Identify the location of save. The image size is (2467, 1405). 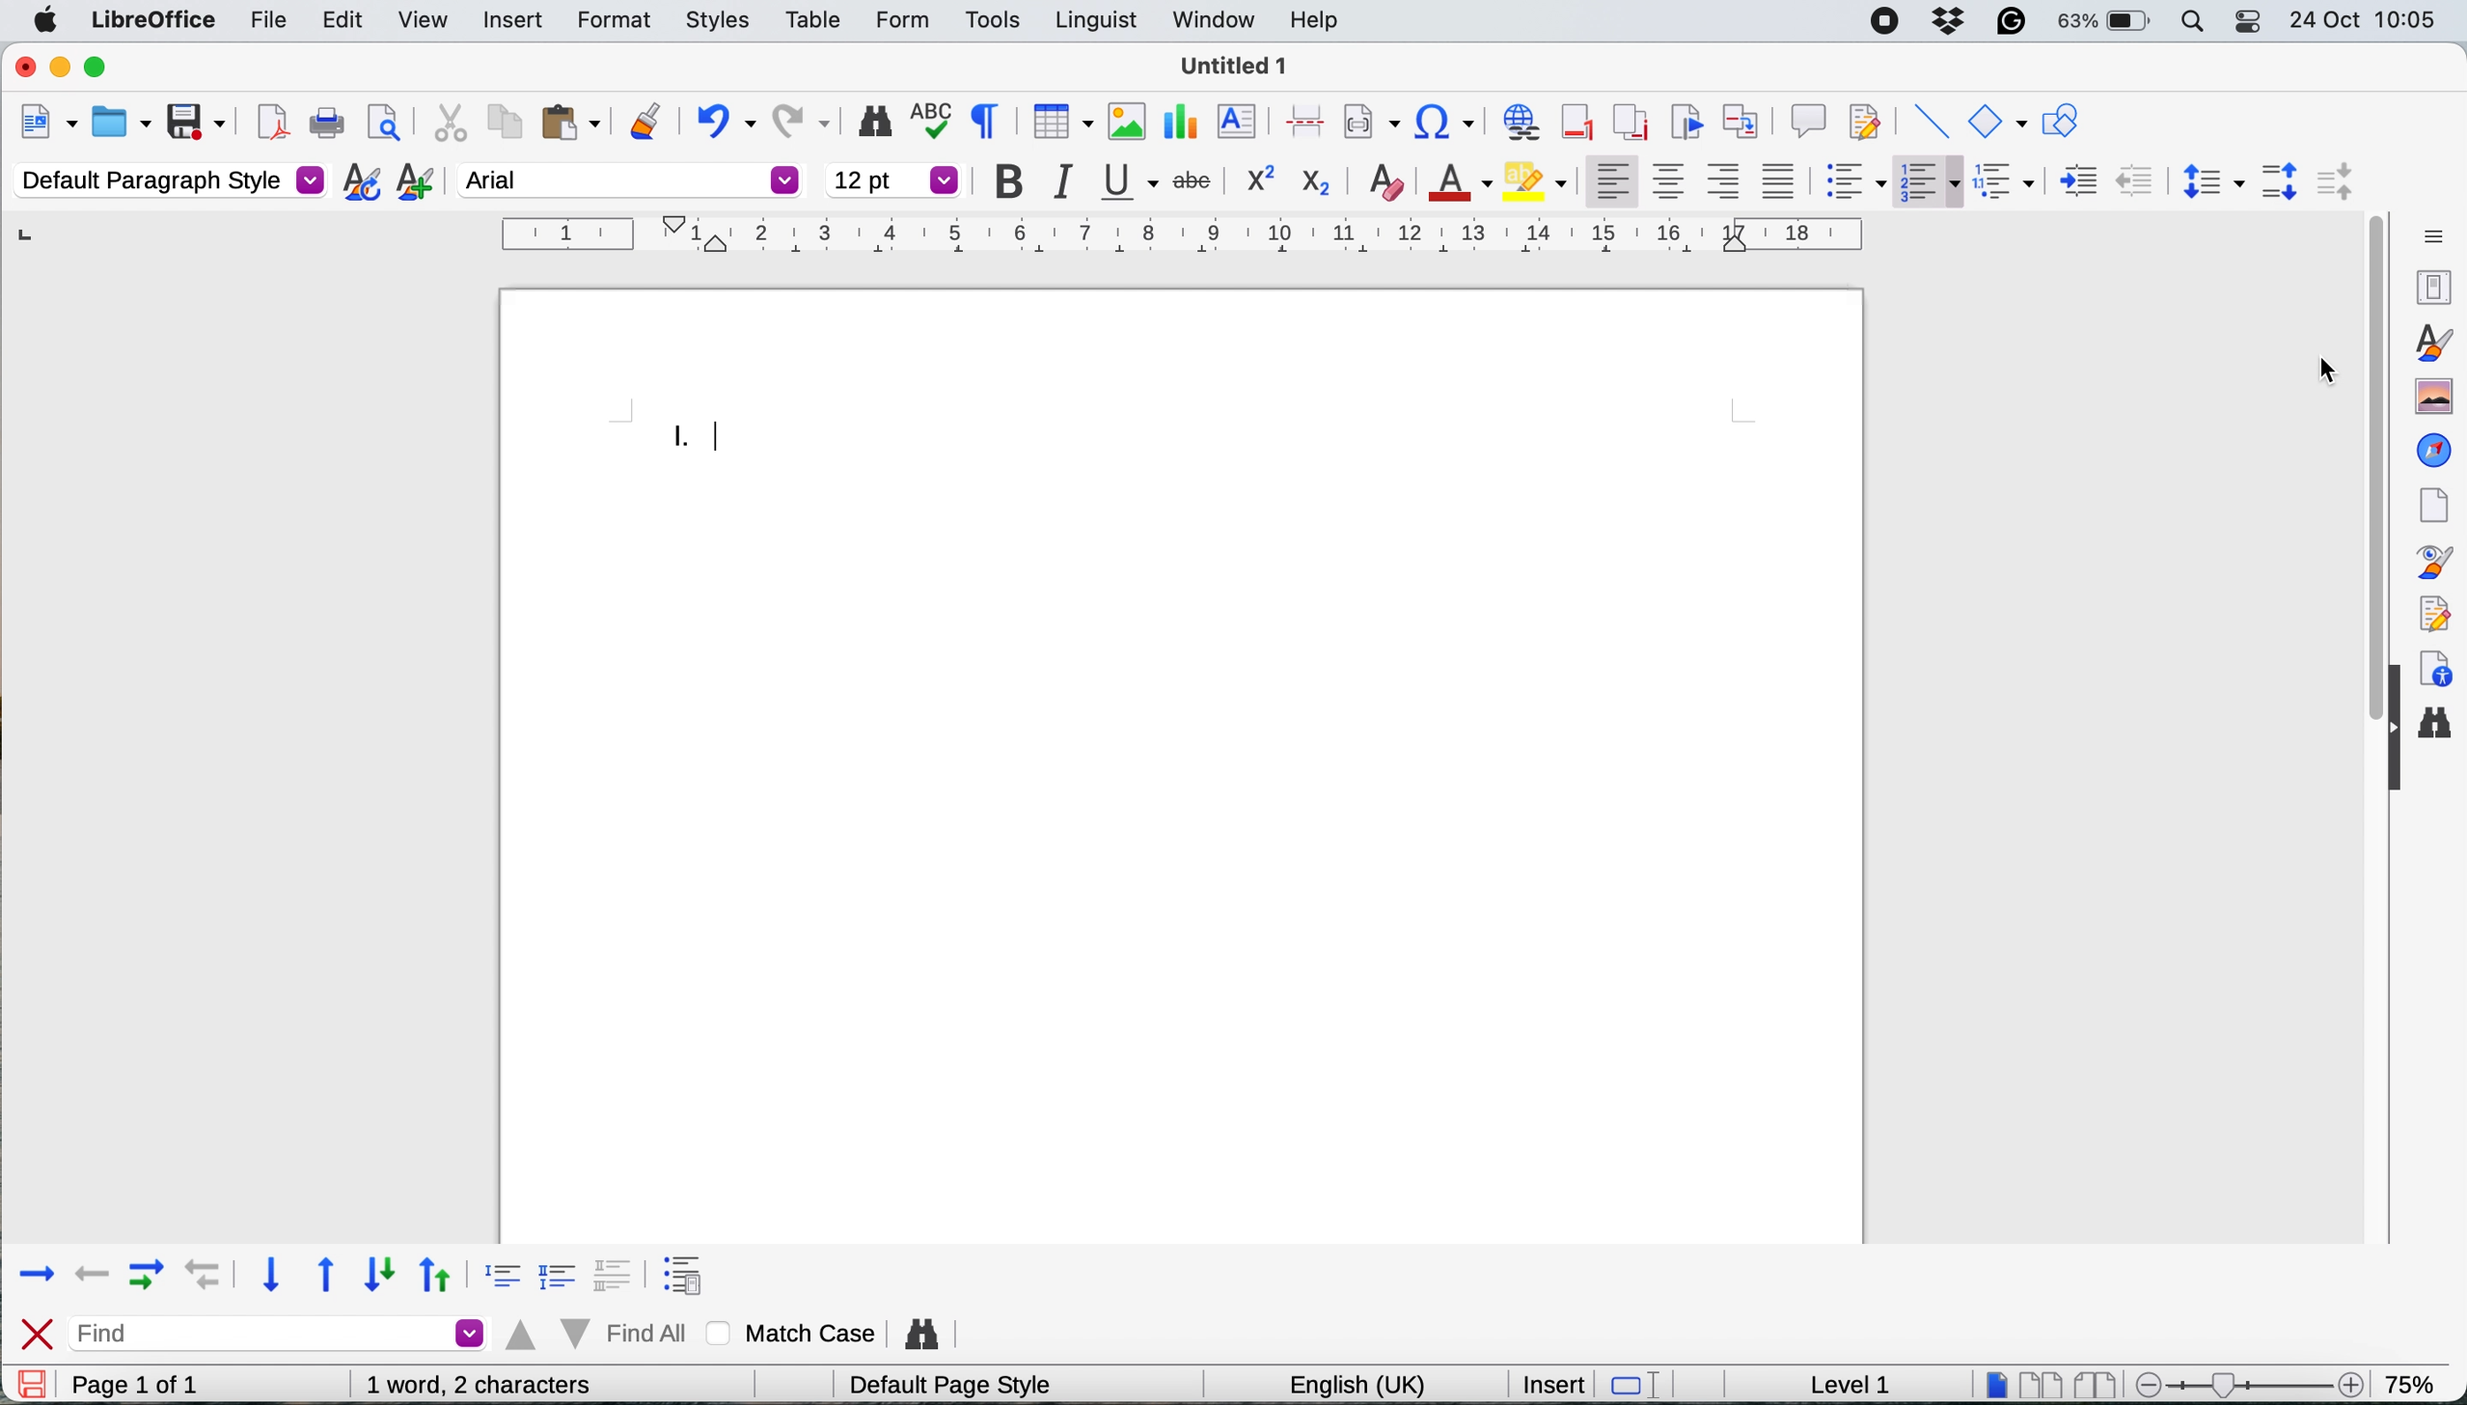
(198, 121).